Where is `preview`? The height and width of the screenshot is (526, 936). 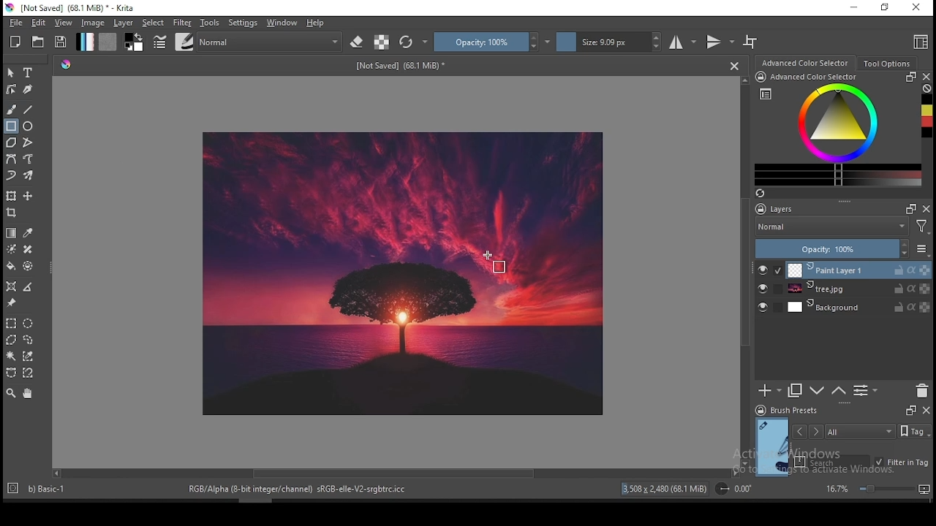 preview is located at coordinates (771, 446).